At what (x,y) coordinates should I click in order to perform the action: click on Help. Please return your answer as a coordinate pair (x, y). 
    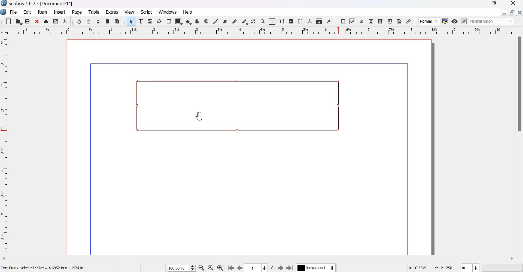
    Looking at the image, I should click on (188, 12).